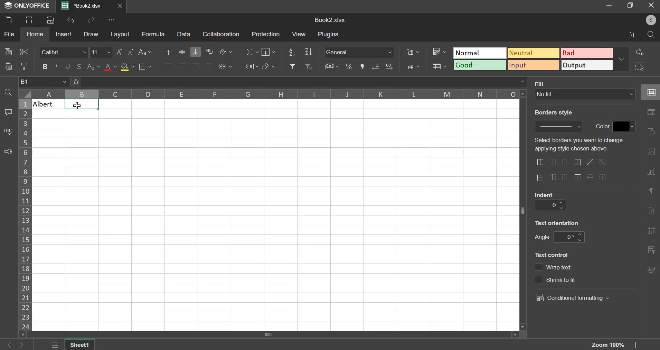 The width and height of the screenshot is (660, 350). Describe the element at coordinates (525, 210) in the screenshot. I see `verticle scroll bar` at that location.